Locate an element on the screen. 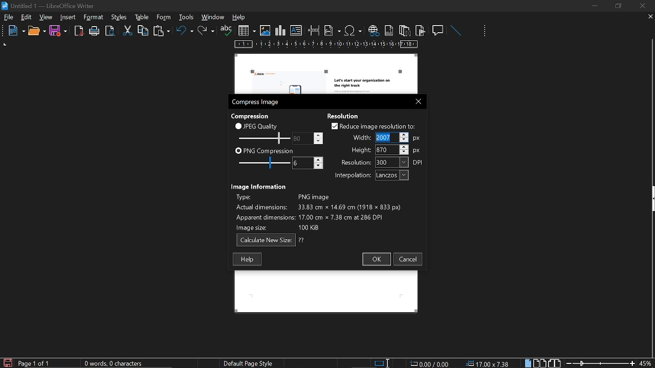 The height and width of the screenshot is (368, 655). change jpeg quality  is located at coordinates (308, 138).